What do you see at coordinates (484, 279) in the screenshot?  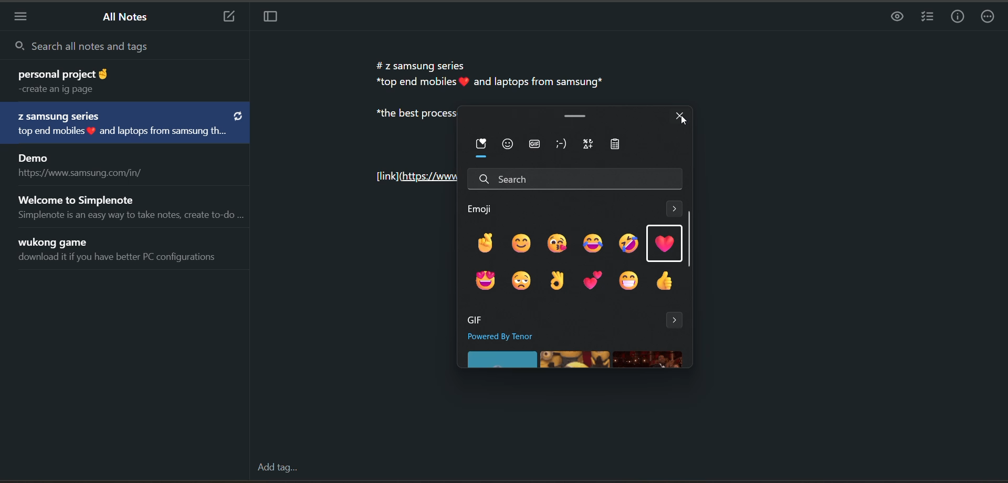 I see `emoji 7` at bounding box center [484, 279].